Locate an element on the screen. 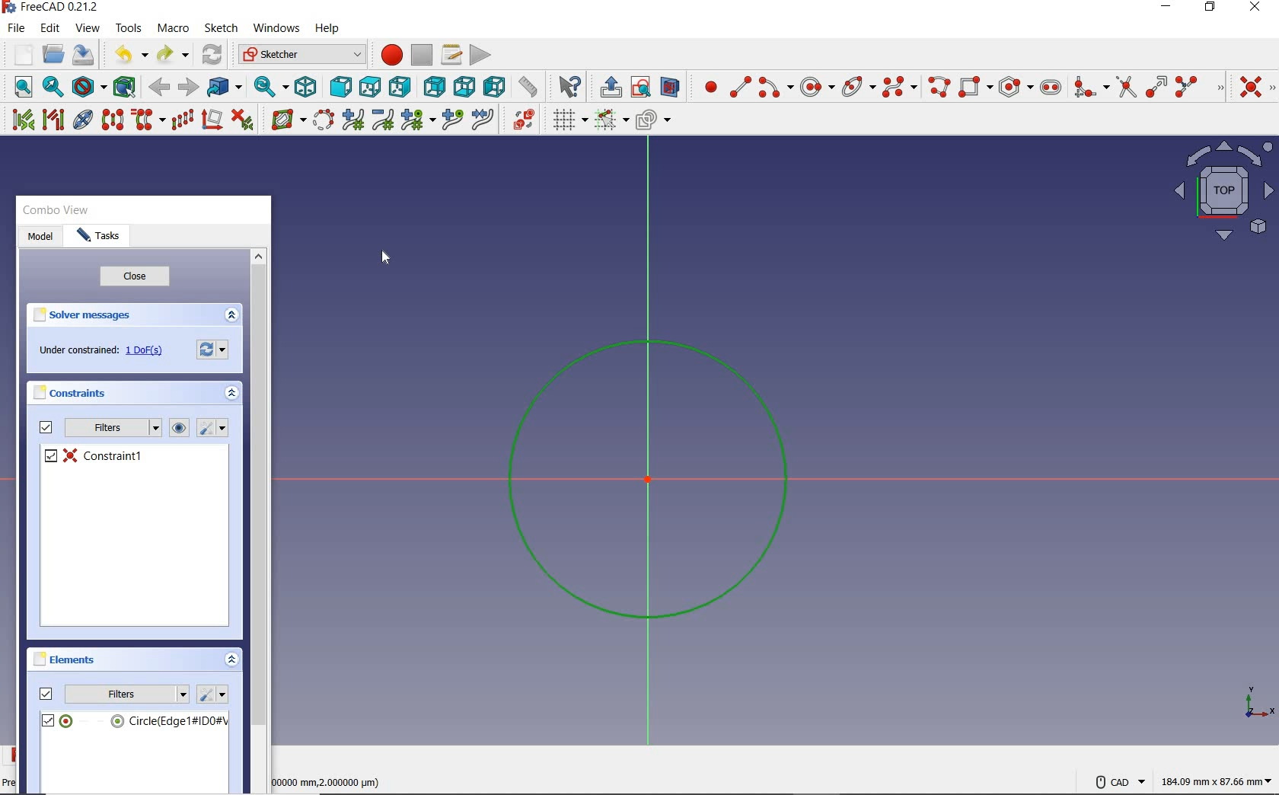  sketch zoomed in is located at coordinates (652, 479).